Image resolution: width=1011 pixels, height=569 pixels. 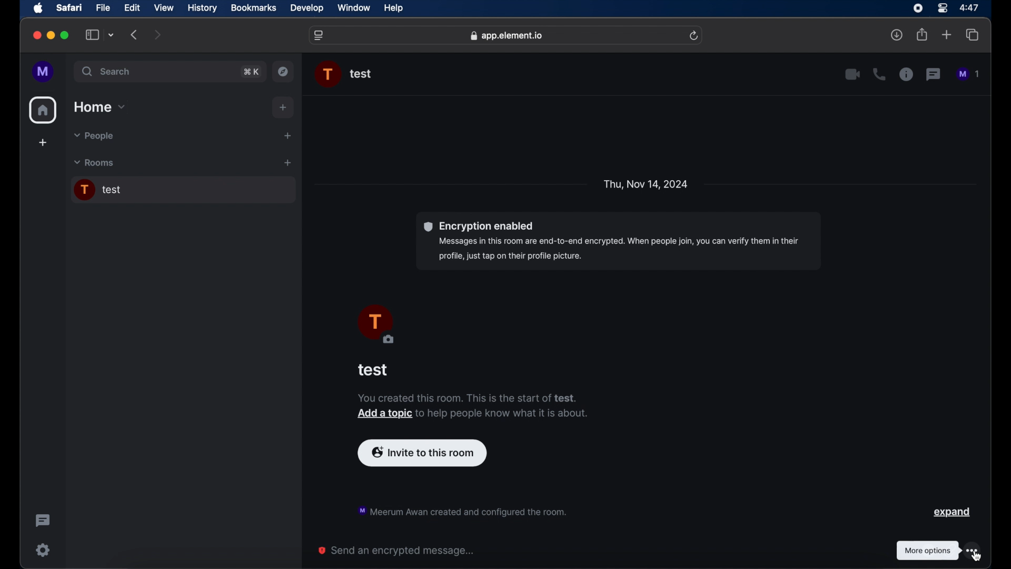 I want to click on threading activity, so click(x=42, y=521).